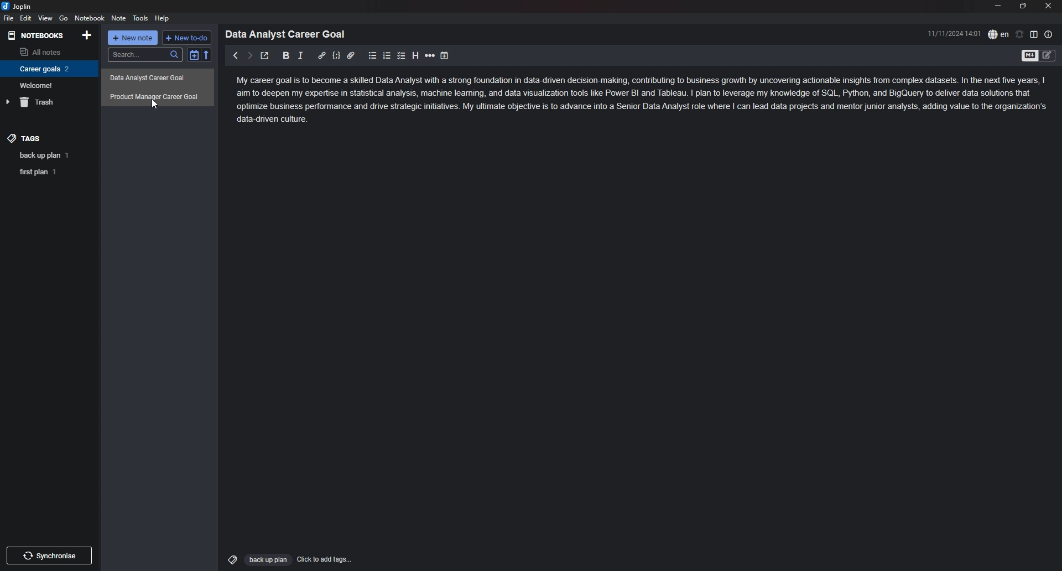  I want to click on first plan 1, so click(52, 172).